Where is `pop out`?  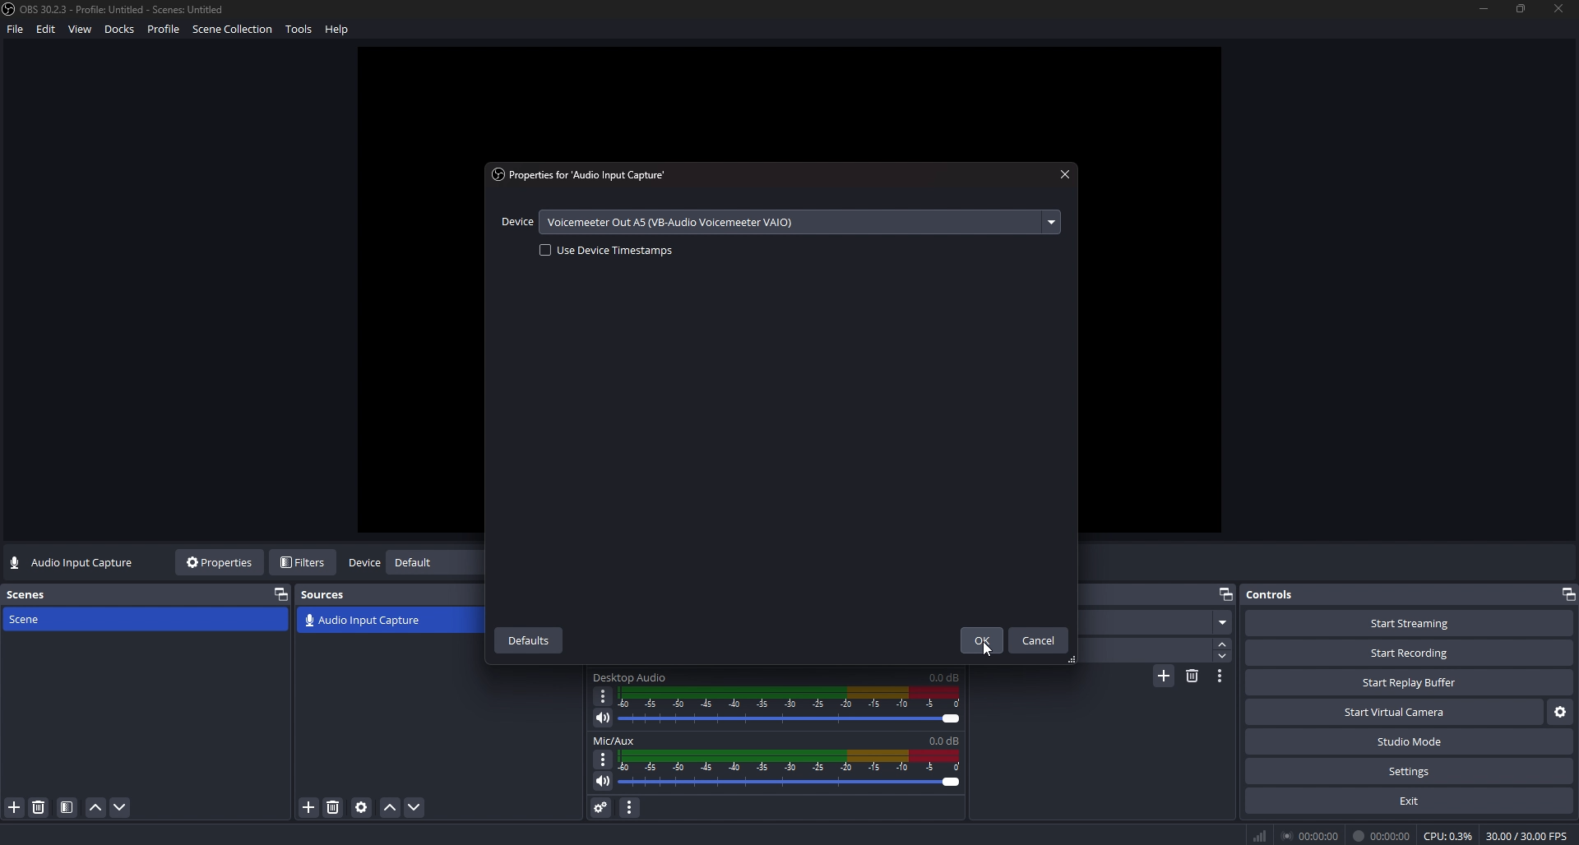 pop out is located at coordinates (433, 565).